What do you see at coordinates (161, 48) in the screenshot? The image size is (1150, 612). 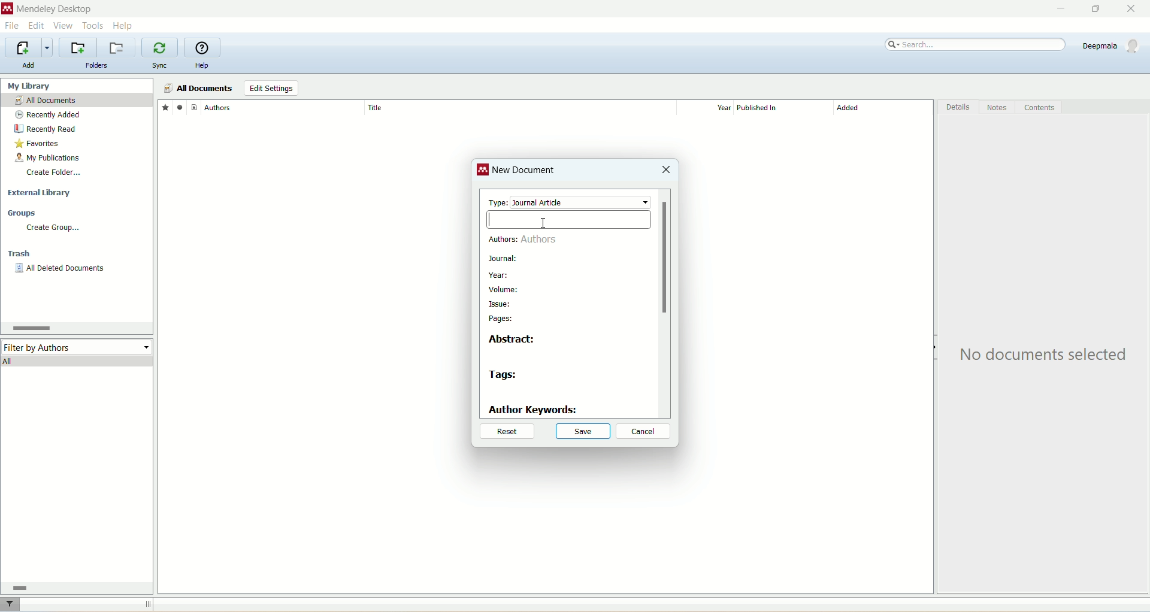 I see `synchronize library with mendeley web` at bounding box center [161, 48].